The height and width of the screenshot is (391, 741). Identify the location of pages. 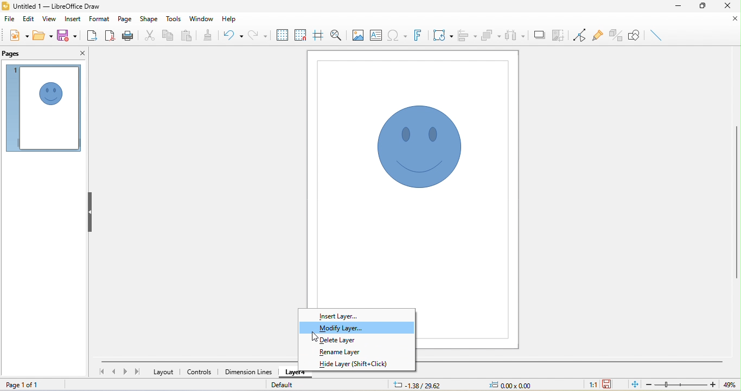
(16, 54).